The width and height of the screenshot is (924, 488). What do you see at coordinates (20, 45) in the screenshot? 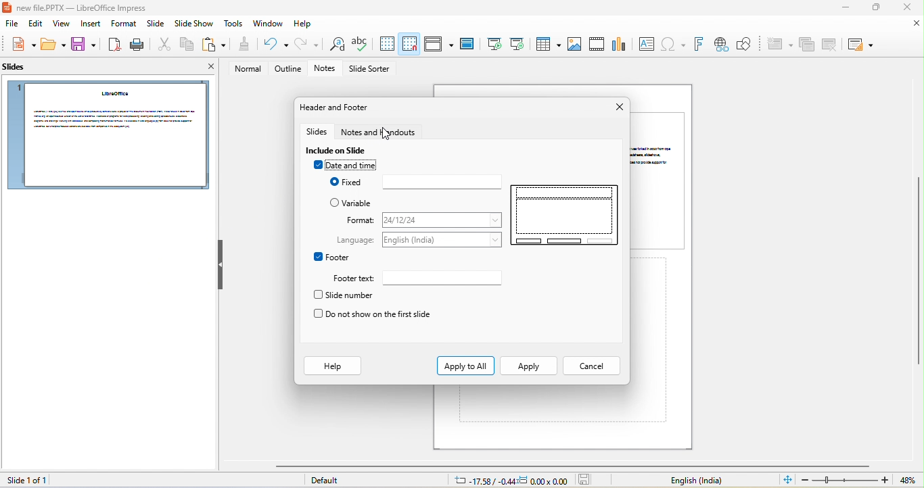
I see `new` at bounding box center [20, 45].